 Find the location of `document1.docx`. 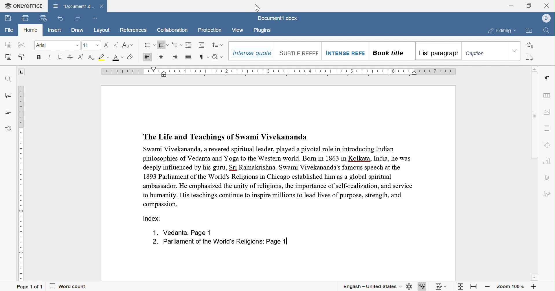

document1.docx is located at coordinates (276, 18).